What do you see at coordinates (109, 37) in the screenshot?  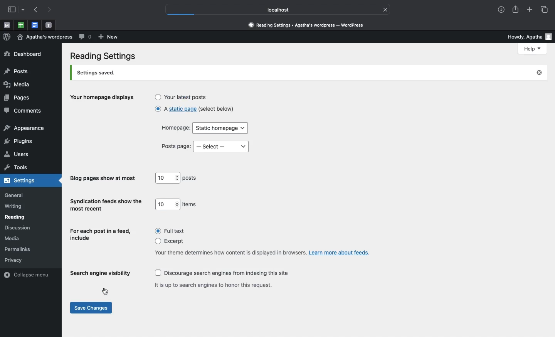 I see `New` at bounding box center [109, 37].